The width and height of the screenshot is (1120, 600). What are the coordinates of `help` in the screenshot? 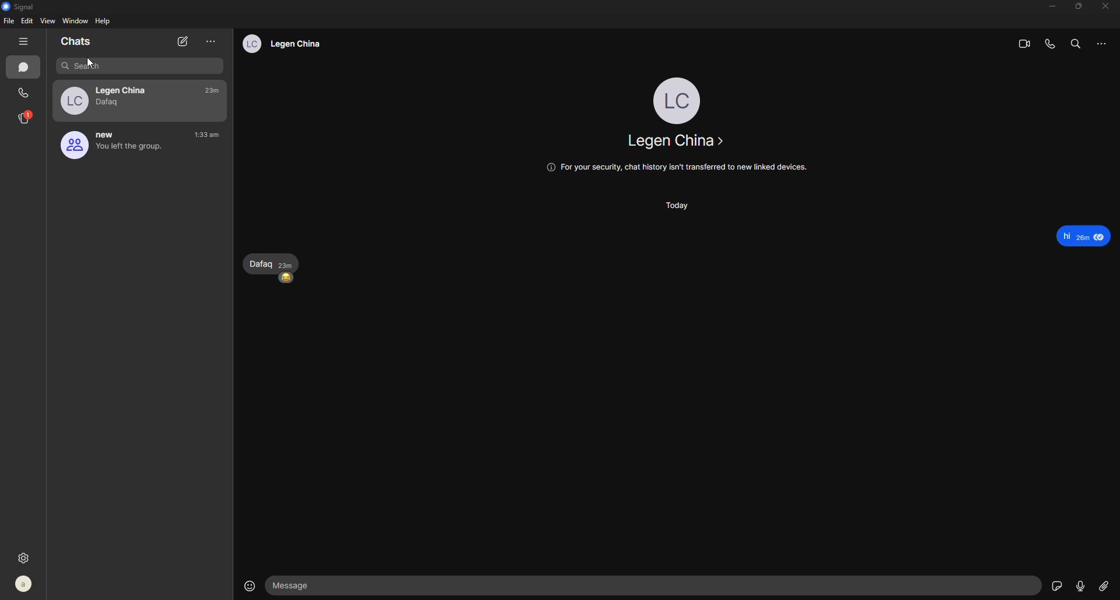 It's located at (103, 22).